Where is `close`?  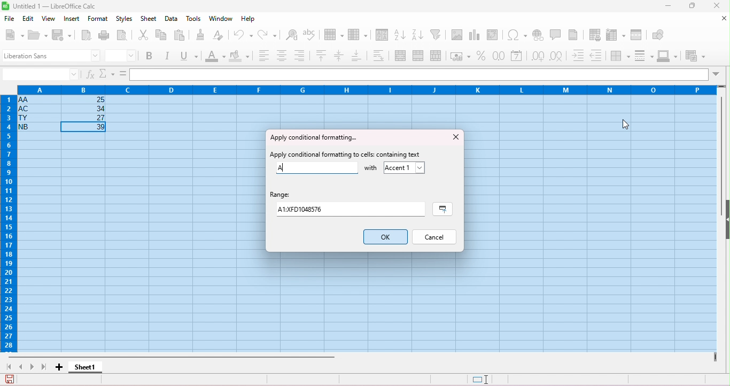
close is located at coordinates (717, 5).